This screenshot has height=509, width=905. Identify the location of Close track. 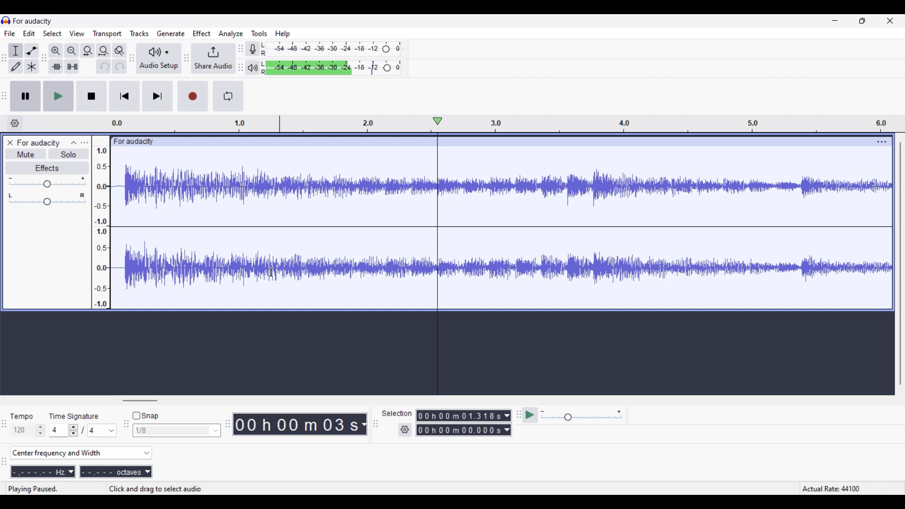
(10, 143).